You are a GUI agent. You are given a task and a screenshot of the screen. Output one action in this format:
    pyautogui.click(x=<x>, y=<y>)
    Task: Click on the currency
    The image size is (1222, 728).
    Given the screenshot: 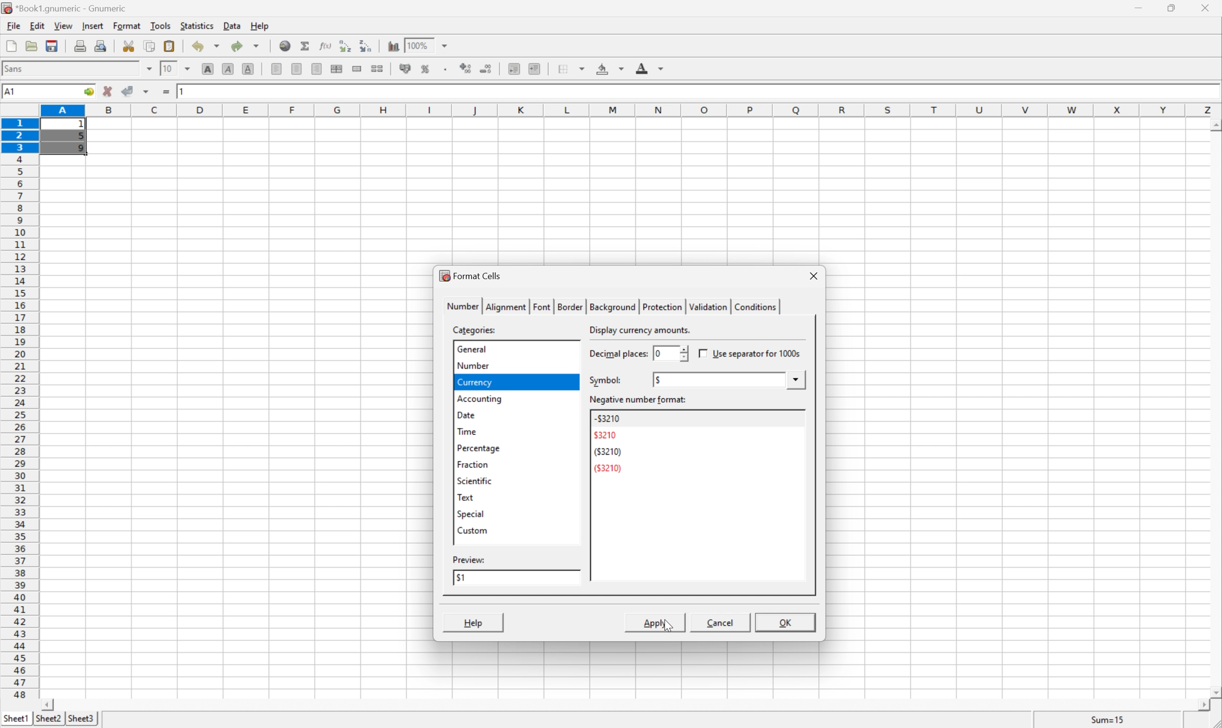 What is the action you would take?
    pyautogui.click(x=474, y=382)
    